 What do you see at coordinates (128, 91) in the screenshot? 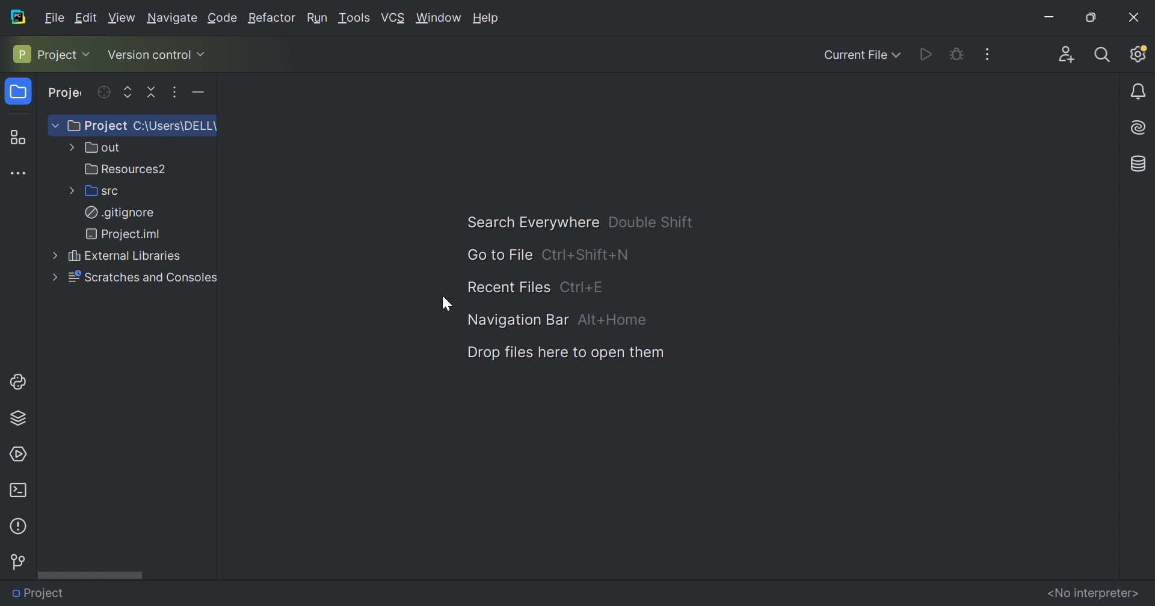
I see `Expand selected` at bounding box center [128, 91].